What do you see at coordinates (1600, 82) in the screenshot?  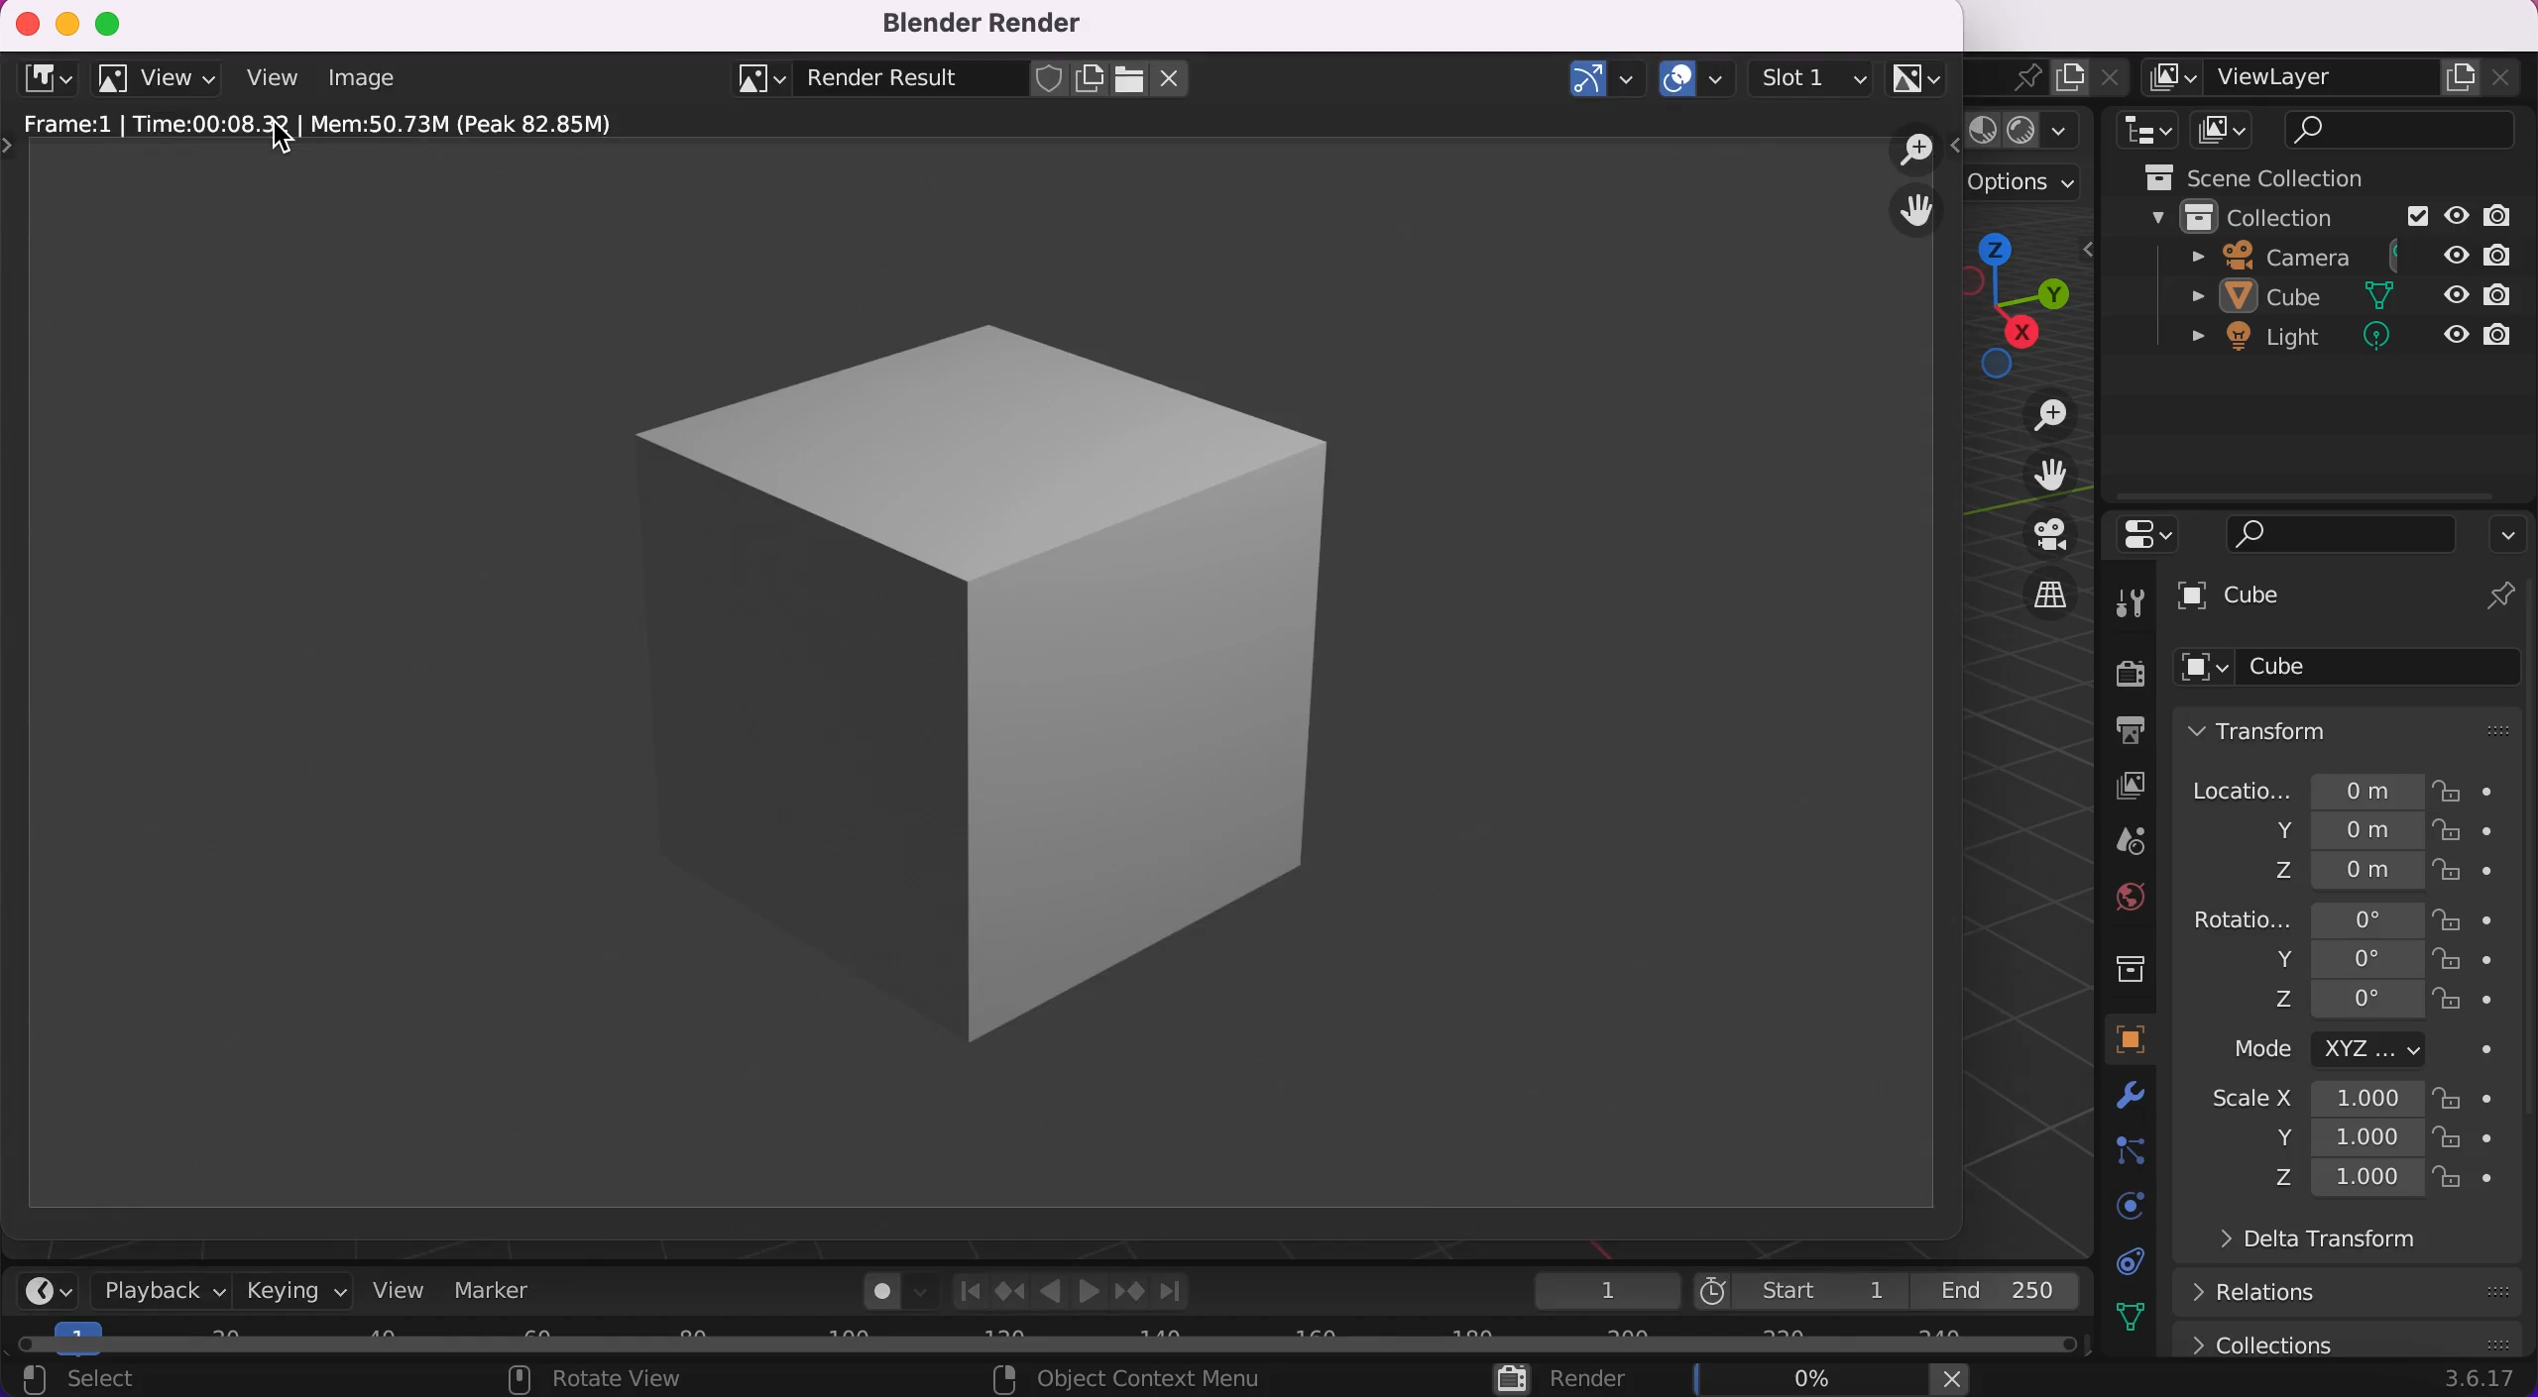 I see `show gizmos` at bounding box center [1600, 82].